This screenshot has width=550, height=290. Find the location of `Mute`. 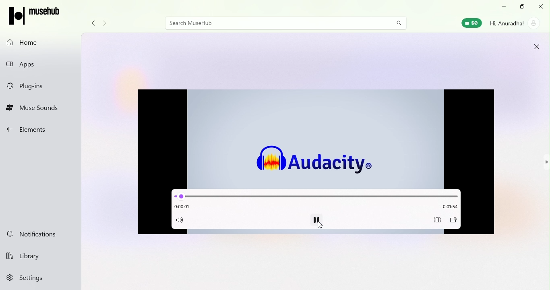

Mute is located at coordinates (183, 221).